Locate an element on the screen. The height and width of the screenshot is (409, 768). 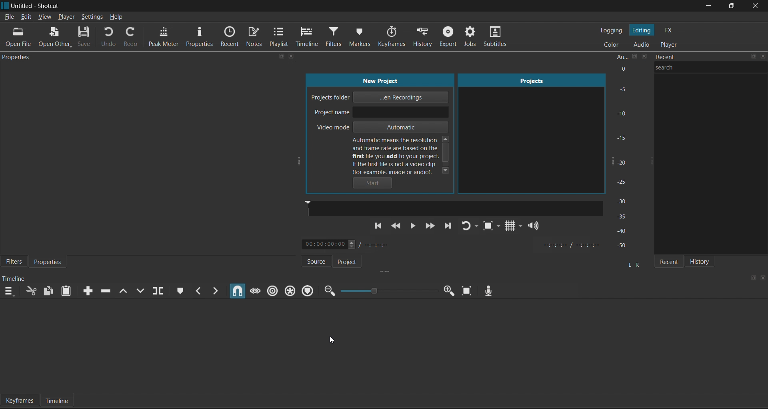
Append is located at coordinates (86, 290).